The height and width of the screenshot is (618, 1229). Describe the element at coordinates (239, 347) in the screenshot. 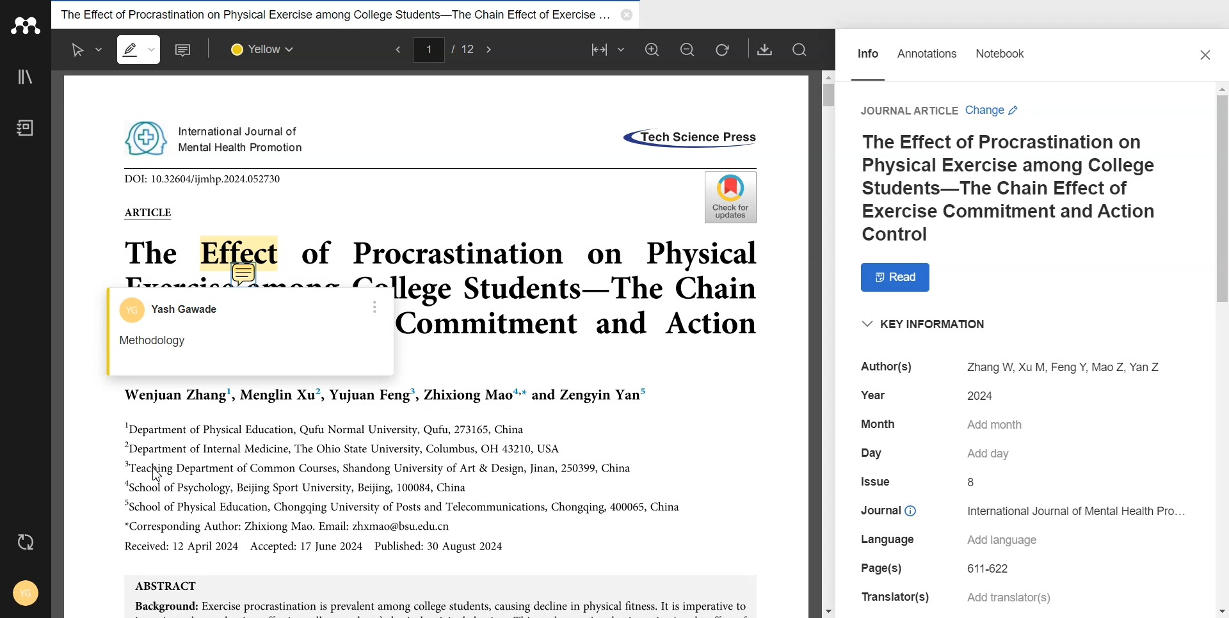

I see `Methodology` at that location.